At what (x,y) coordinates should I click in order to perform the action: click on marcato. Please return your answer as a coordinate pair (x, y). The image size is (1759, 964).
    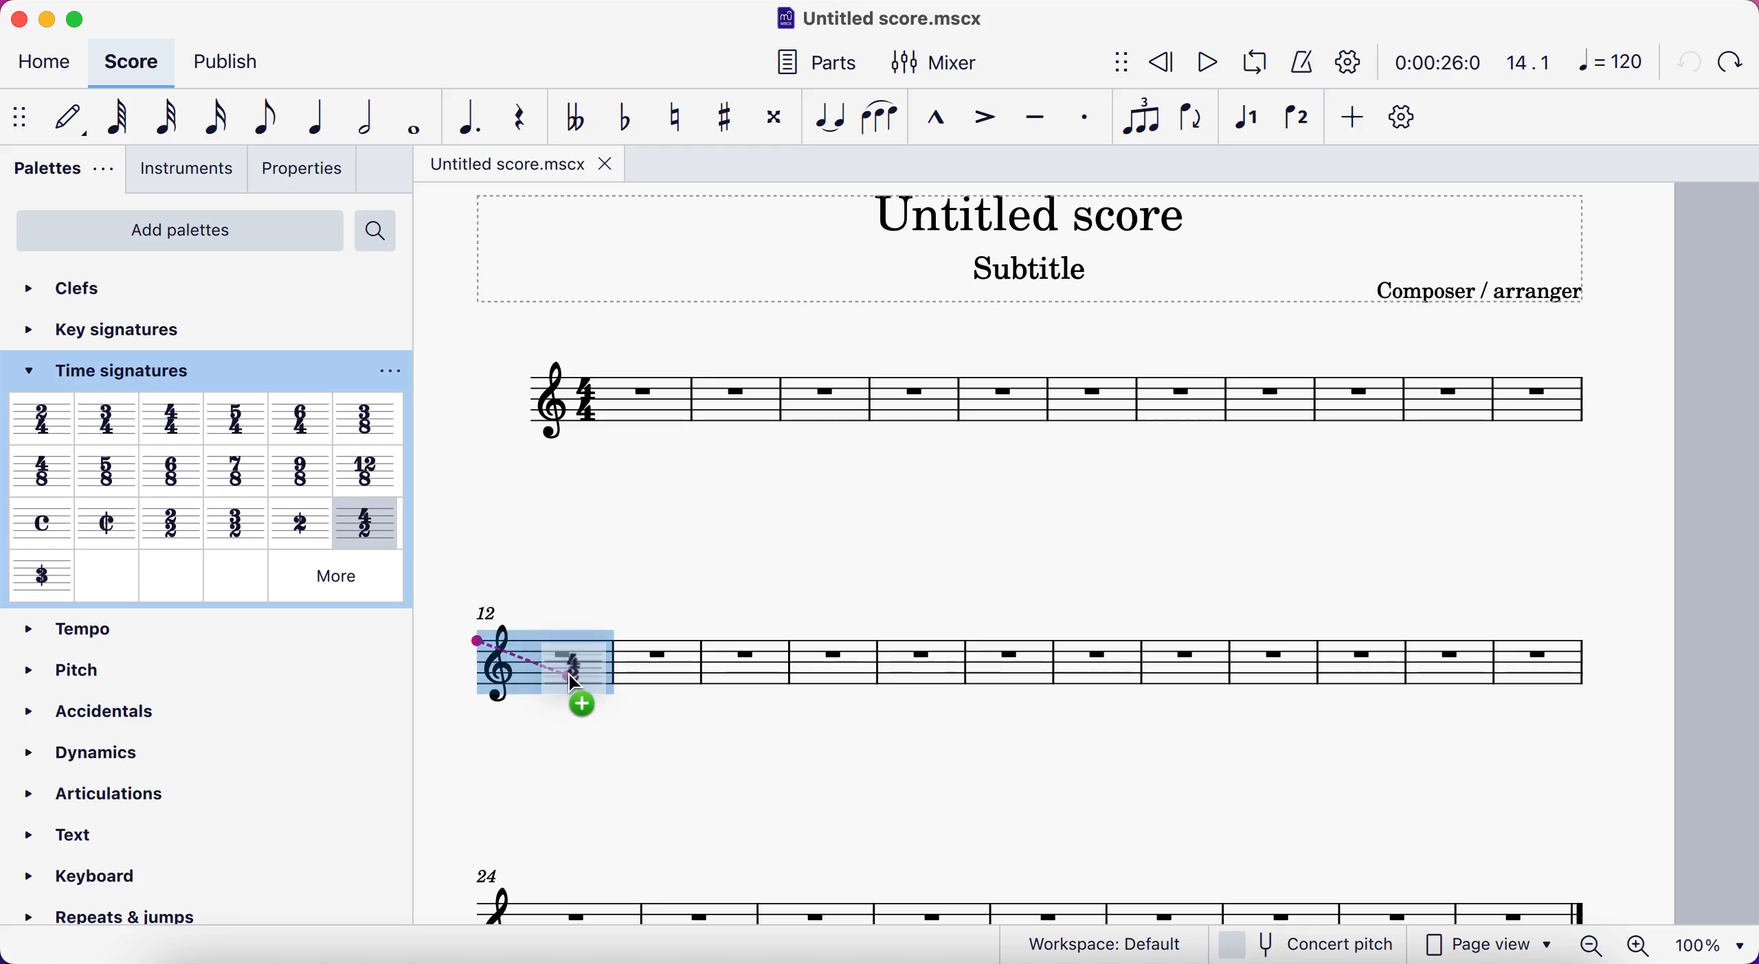
    Looking at the image, I should click on (932, 114).